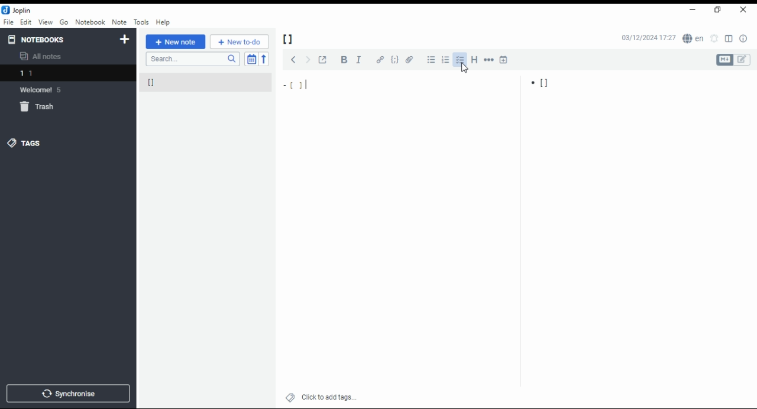 This screenshot has height=409, width=757. I want to click on mouse pointer, so click(465, 69).